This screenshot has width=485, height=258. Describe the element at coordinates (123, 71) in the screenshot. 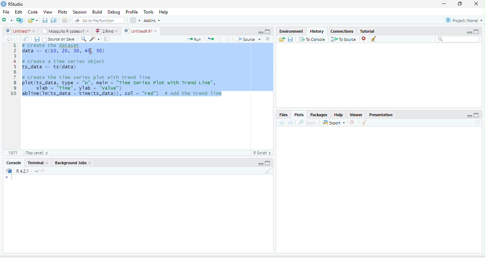

I see `# Create the gataset

data <- (10, 20, 30, 4], 50)

# create a time series object

ts_data <- ts(data)

# create the time series plot with trend line

plot(ts_data, type = “0”, main = "Time series Plot with Trend Line",
X1ab - “rime”, ylab'= “value")

abline(Im(ts_data ~ time(ts_data)), col = "red”) # Add the trend line` at that location.